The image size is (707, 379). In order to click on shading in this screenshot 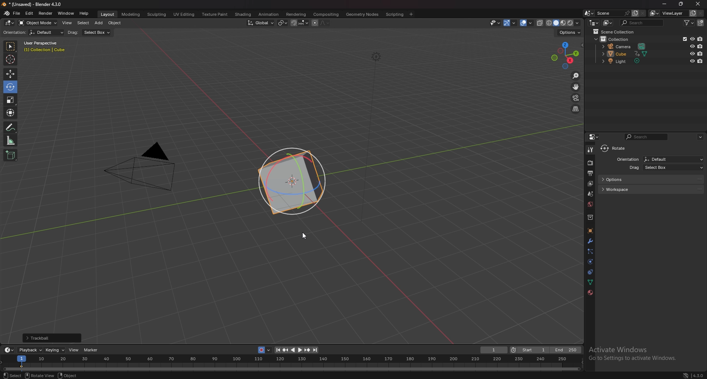, I will do `click(243, 14)`.